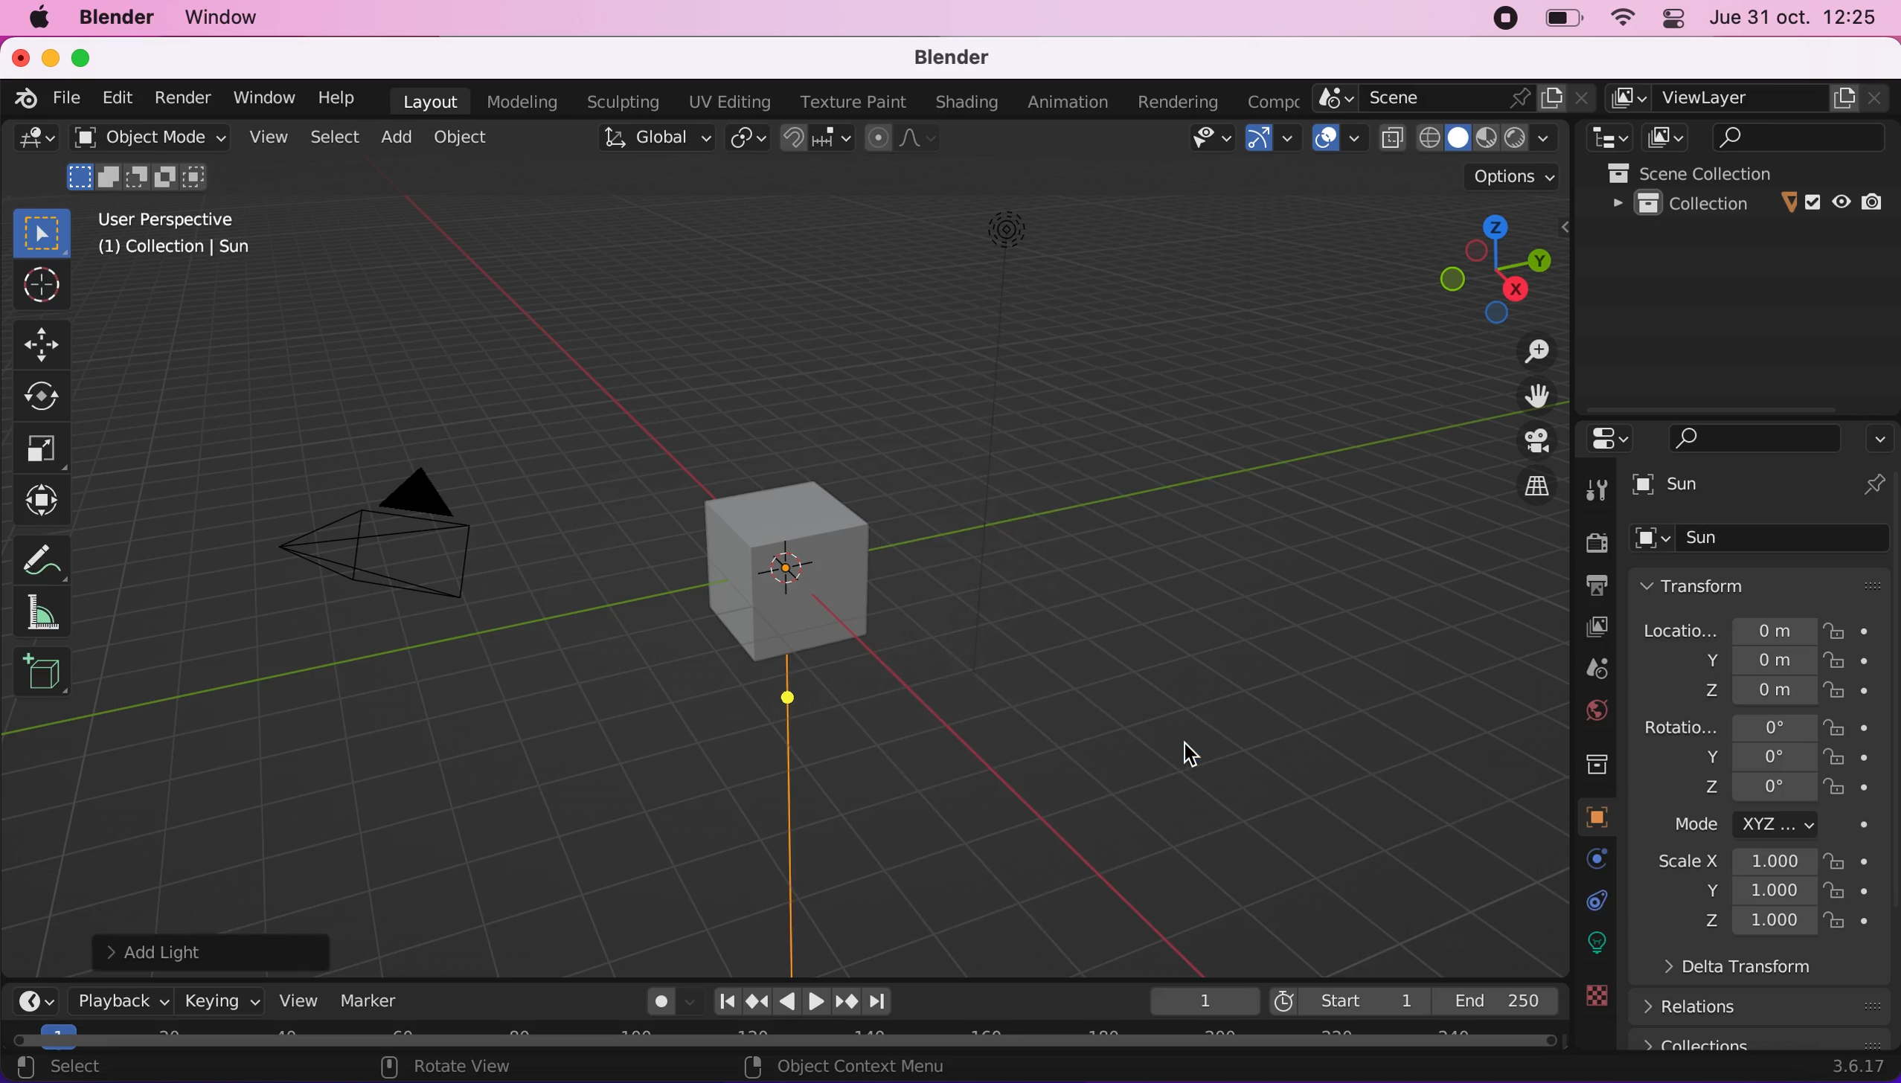 The image size is (1901, 1083). I want to click on switch the current view, so click(1519, 488).